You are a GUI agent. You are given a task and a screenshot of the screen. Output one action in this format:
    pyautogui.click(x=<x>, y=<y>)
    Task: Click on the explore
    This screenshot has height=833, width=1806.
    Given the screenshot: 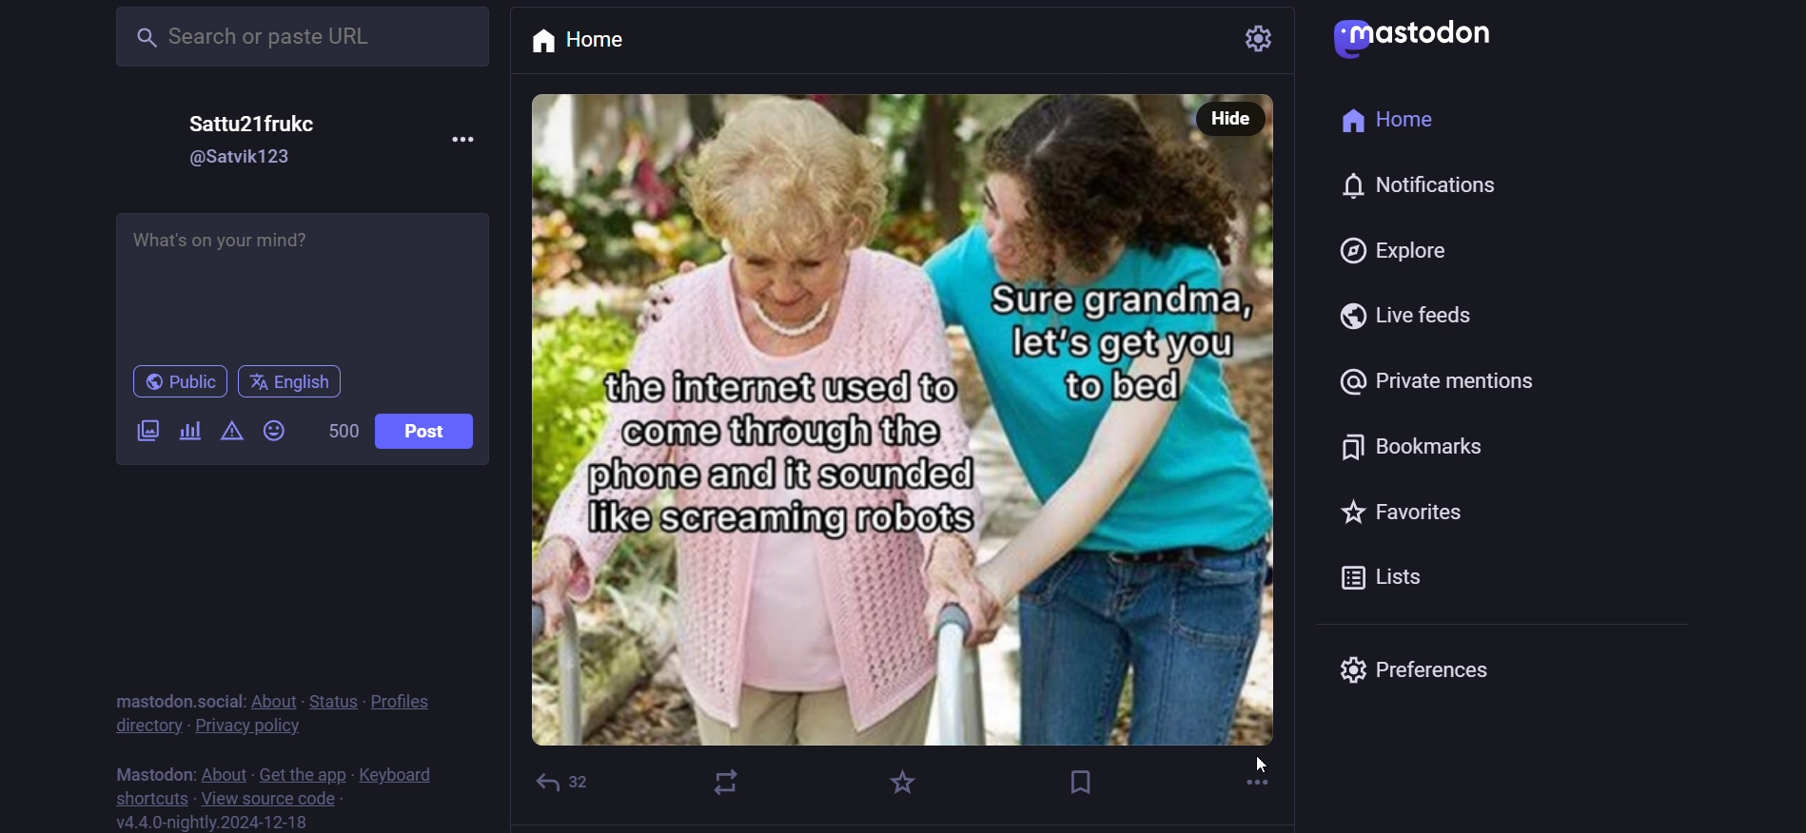 What is the action you would take?
    pyautogui.click(x=1382, y=250)
    